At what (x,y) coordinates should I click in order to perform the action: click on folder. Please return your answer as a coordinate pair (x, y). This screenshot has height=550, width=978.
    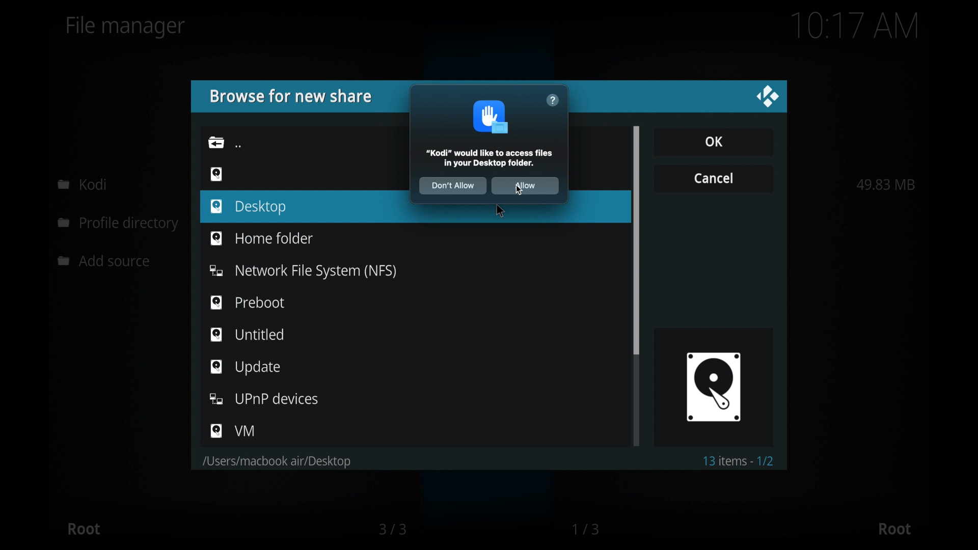
    Looking at the image, I should click on (216, 142).